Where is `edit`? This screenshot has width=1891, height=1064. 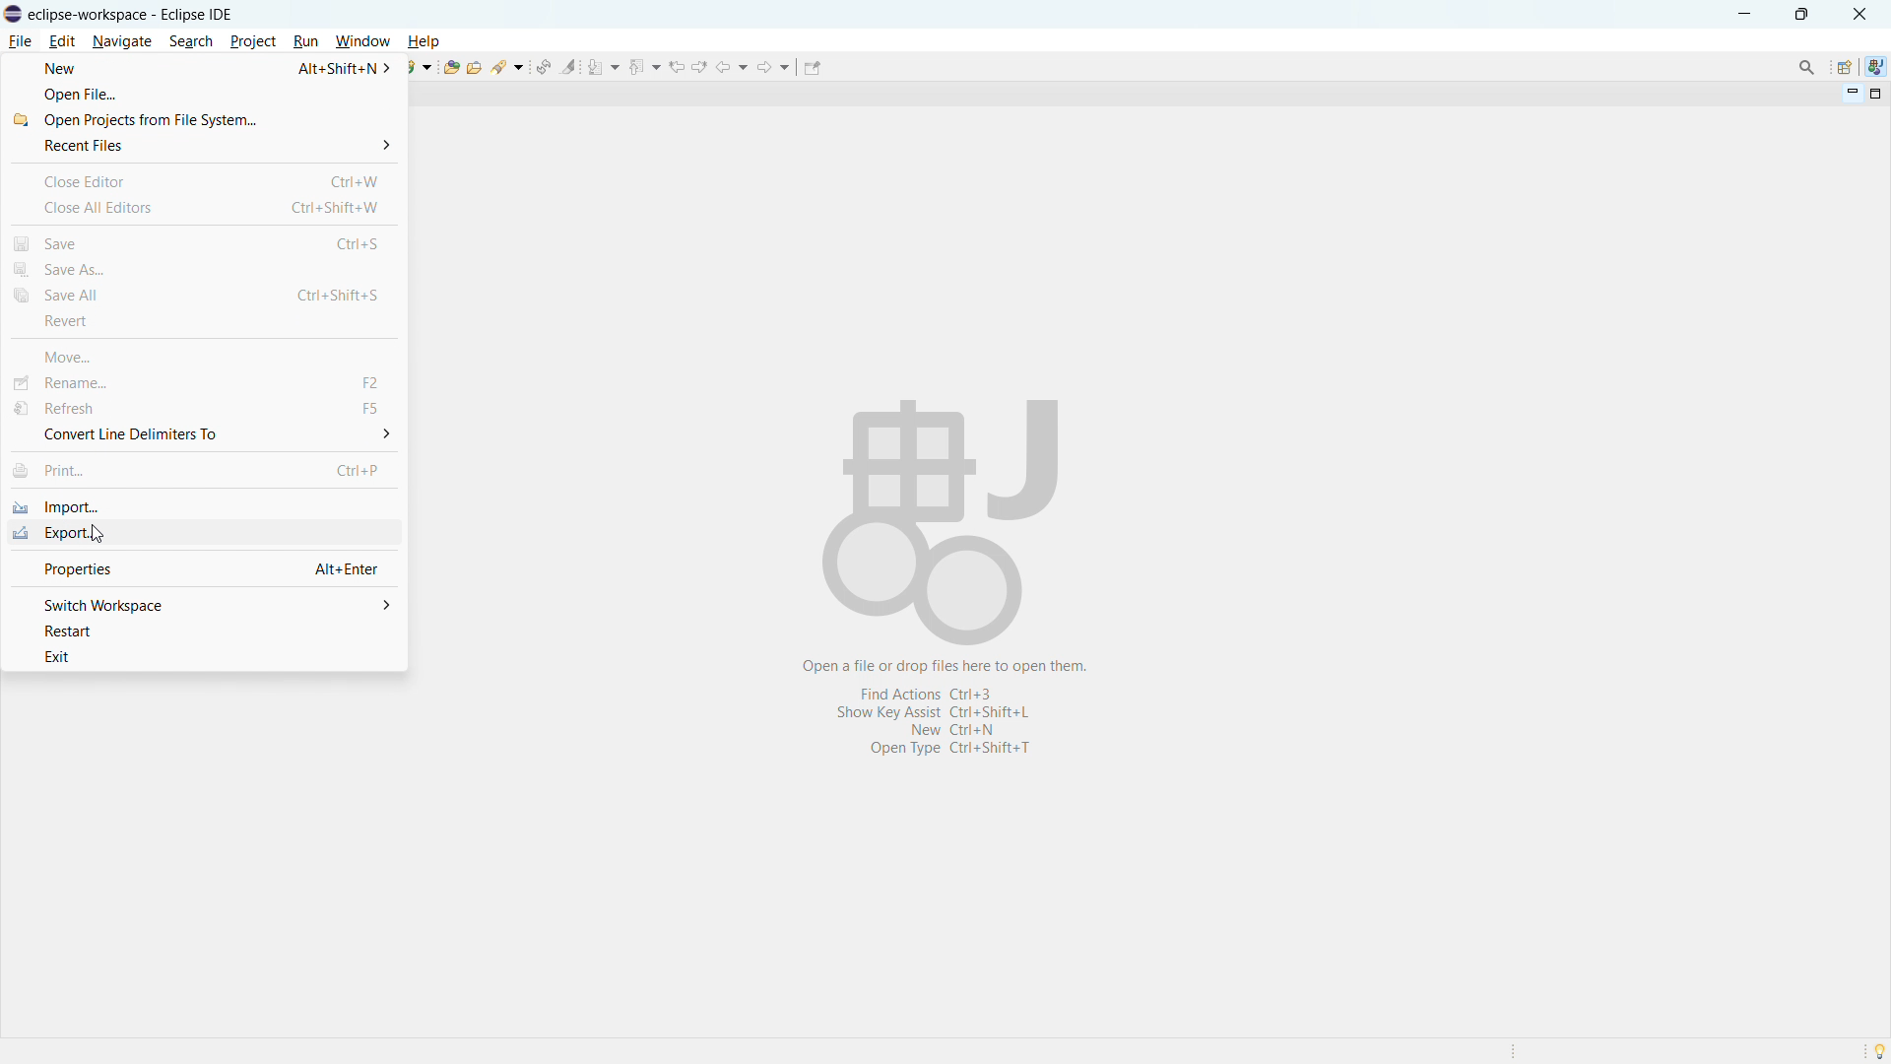
edit is located at coordinates (62, 41).